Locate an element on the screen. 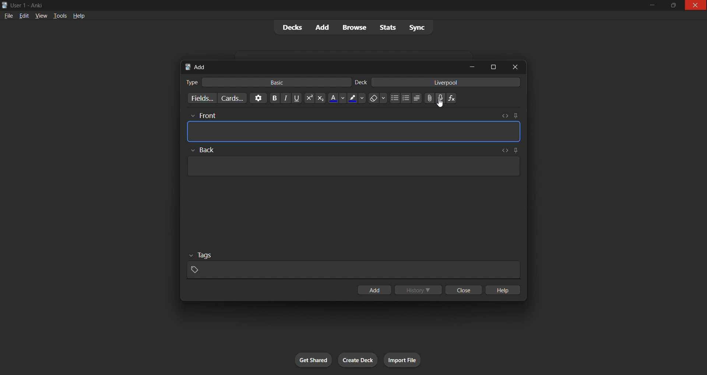 This screenshot has width=707, height=375. unordered list is located at coordinates (393, 98).